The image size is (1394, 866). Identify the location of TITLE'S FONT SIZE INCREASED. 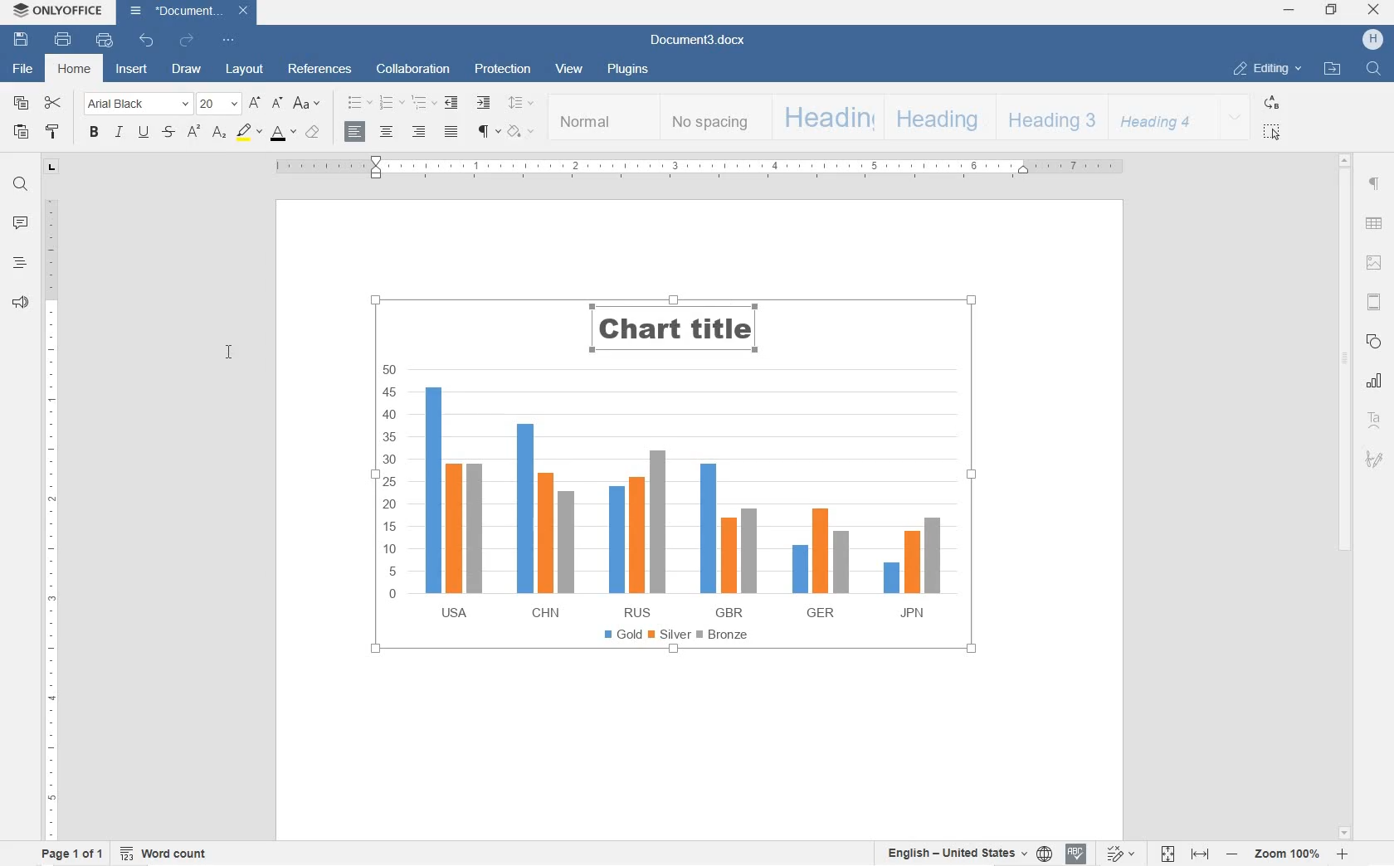
(677, 325).